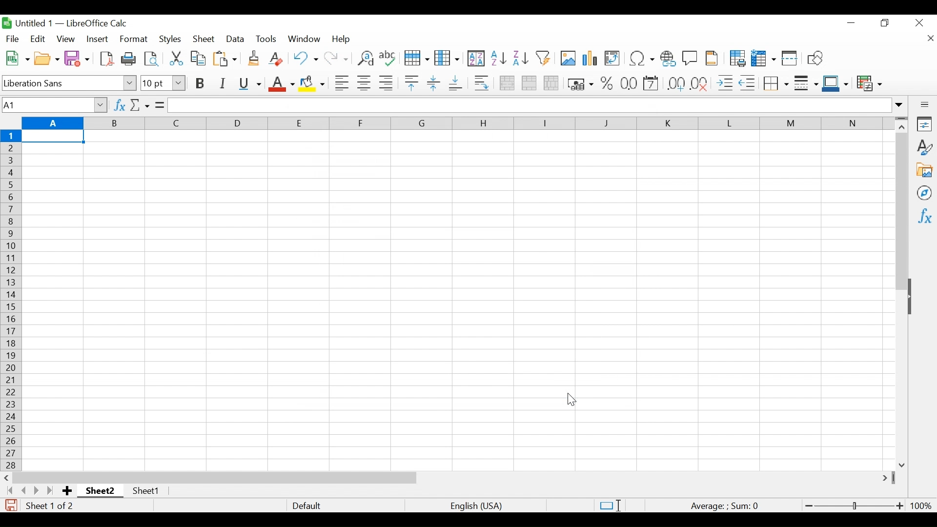 Image resolution: width=937 pixels, height=527 pixels. Describe the element at coordinates (921, 505) in the screenshot. I see `100%` at that location.